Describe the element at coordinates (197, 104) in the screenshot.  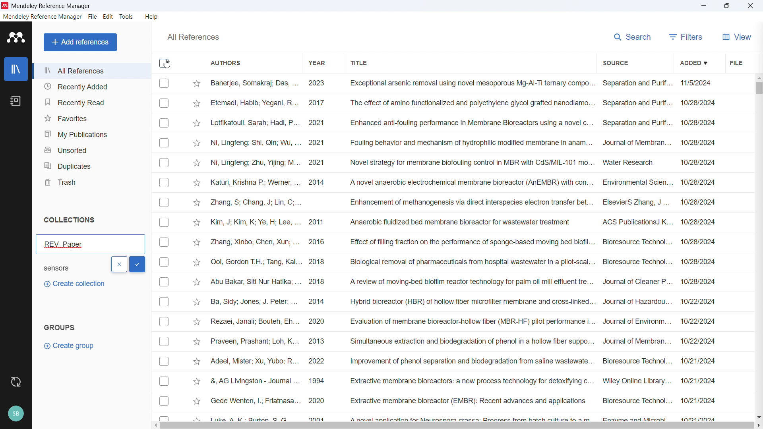
I see `Star mark respective publication` at that location.